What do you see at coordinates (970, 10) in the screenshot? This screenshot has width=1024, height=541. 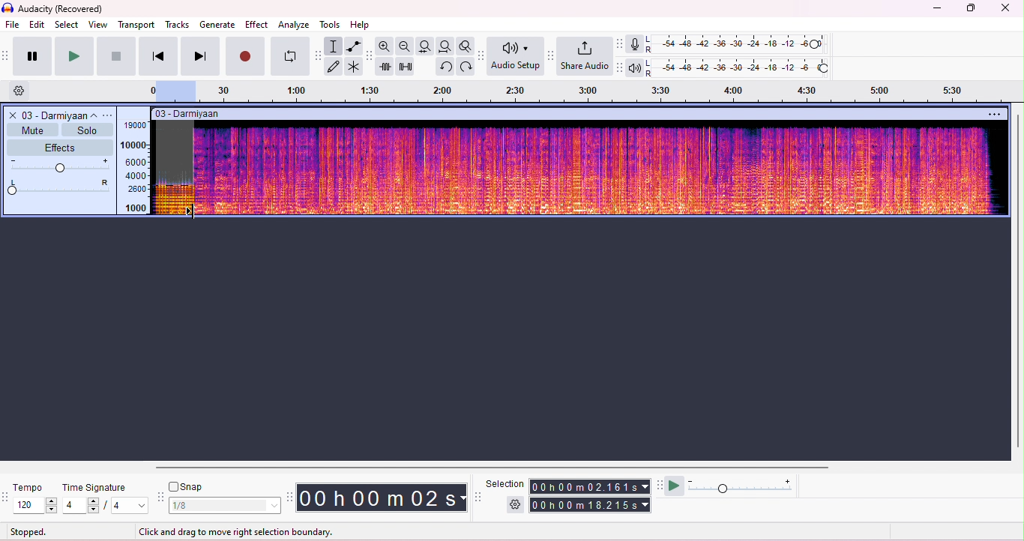 I see `maximize` at bounding box center [970, 10].